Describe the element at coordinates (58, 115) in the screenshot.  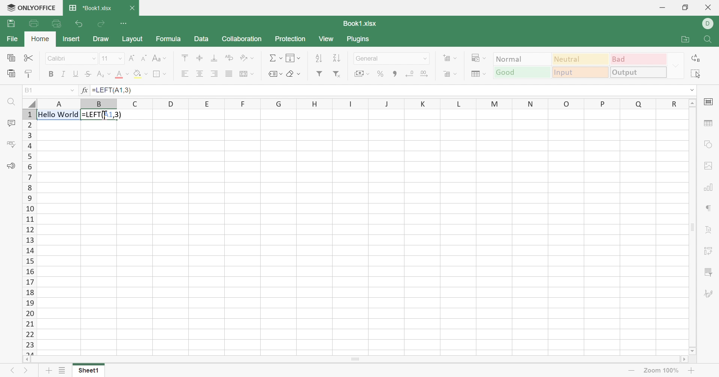
I see `Hello world` at that location.